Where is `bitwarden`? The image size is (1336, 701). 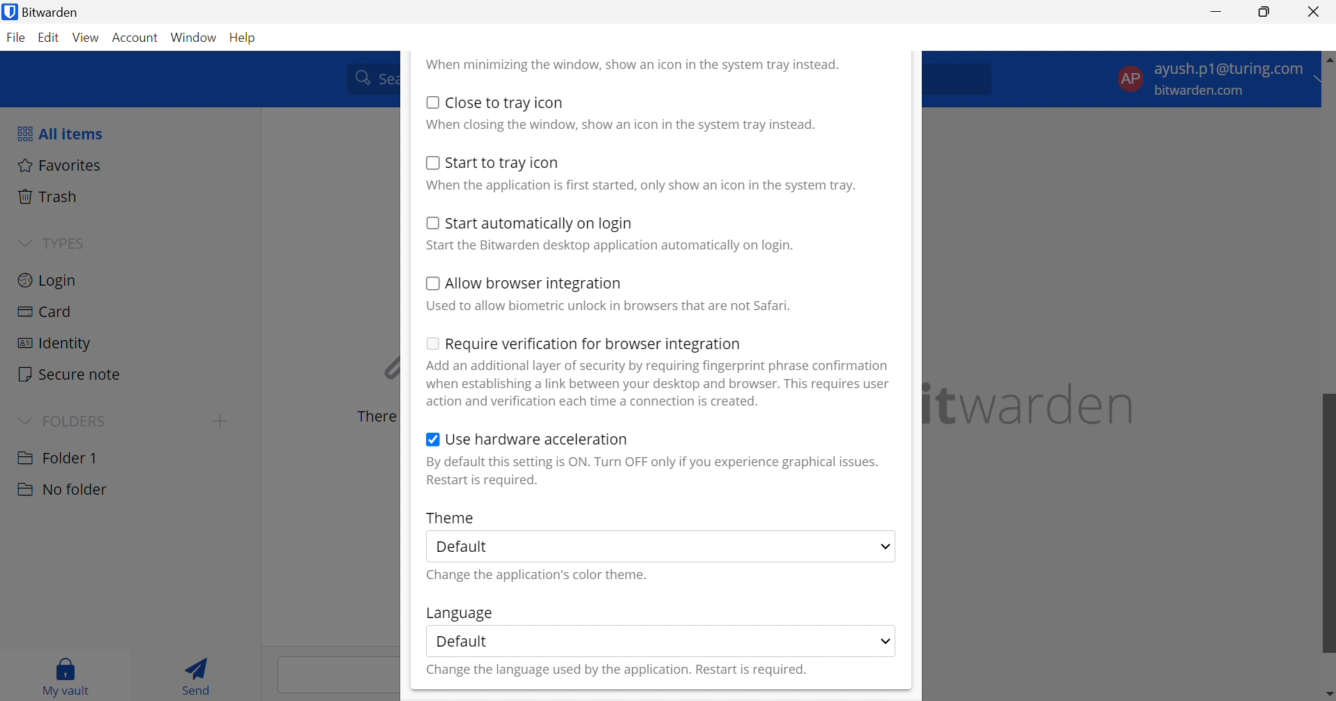 bitwarden is located at coordinates (1033, 404).